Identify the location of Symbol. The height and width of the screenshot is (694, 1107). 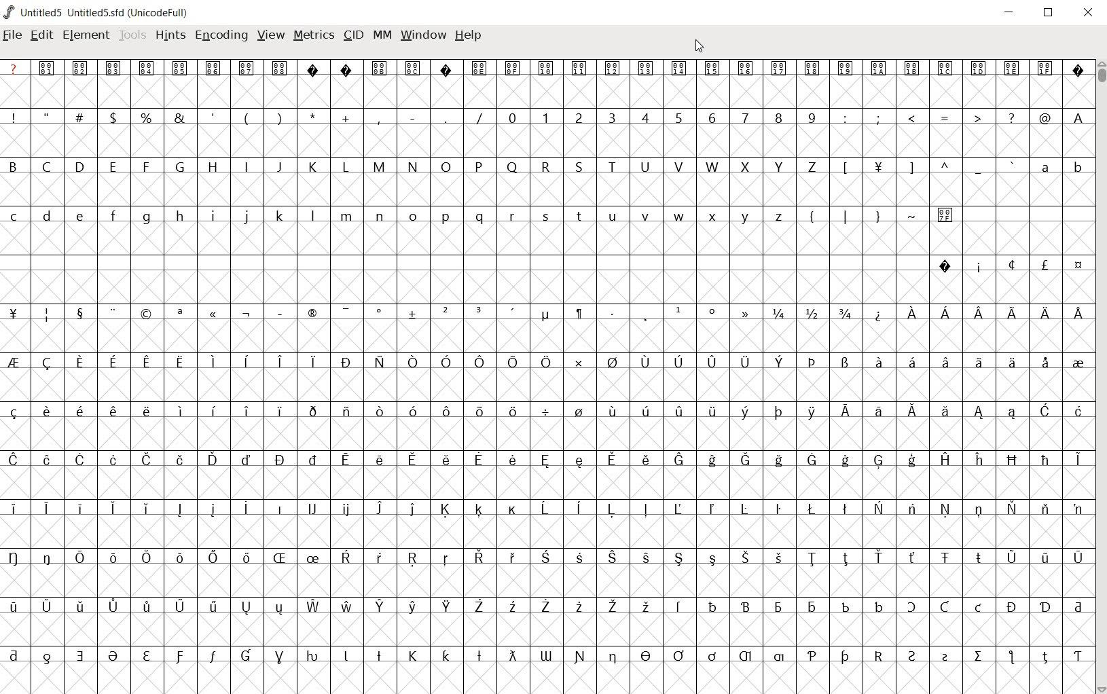
(279, 558).